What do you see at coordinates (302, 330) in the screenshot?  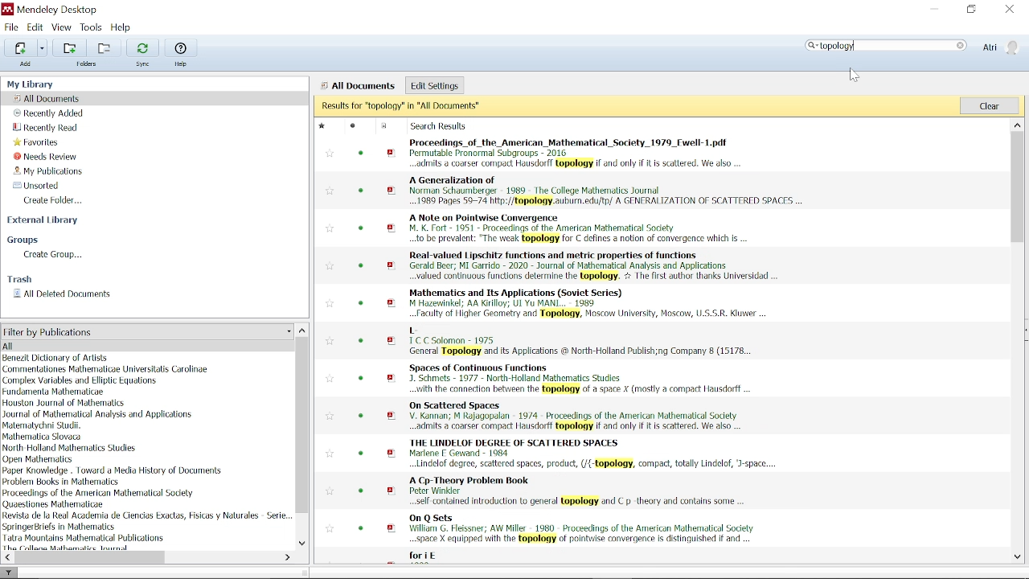 I see `Move up in filter by publication` at bounding box center [302, 330].